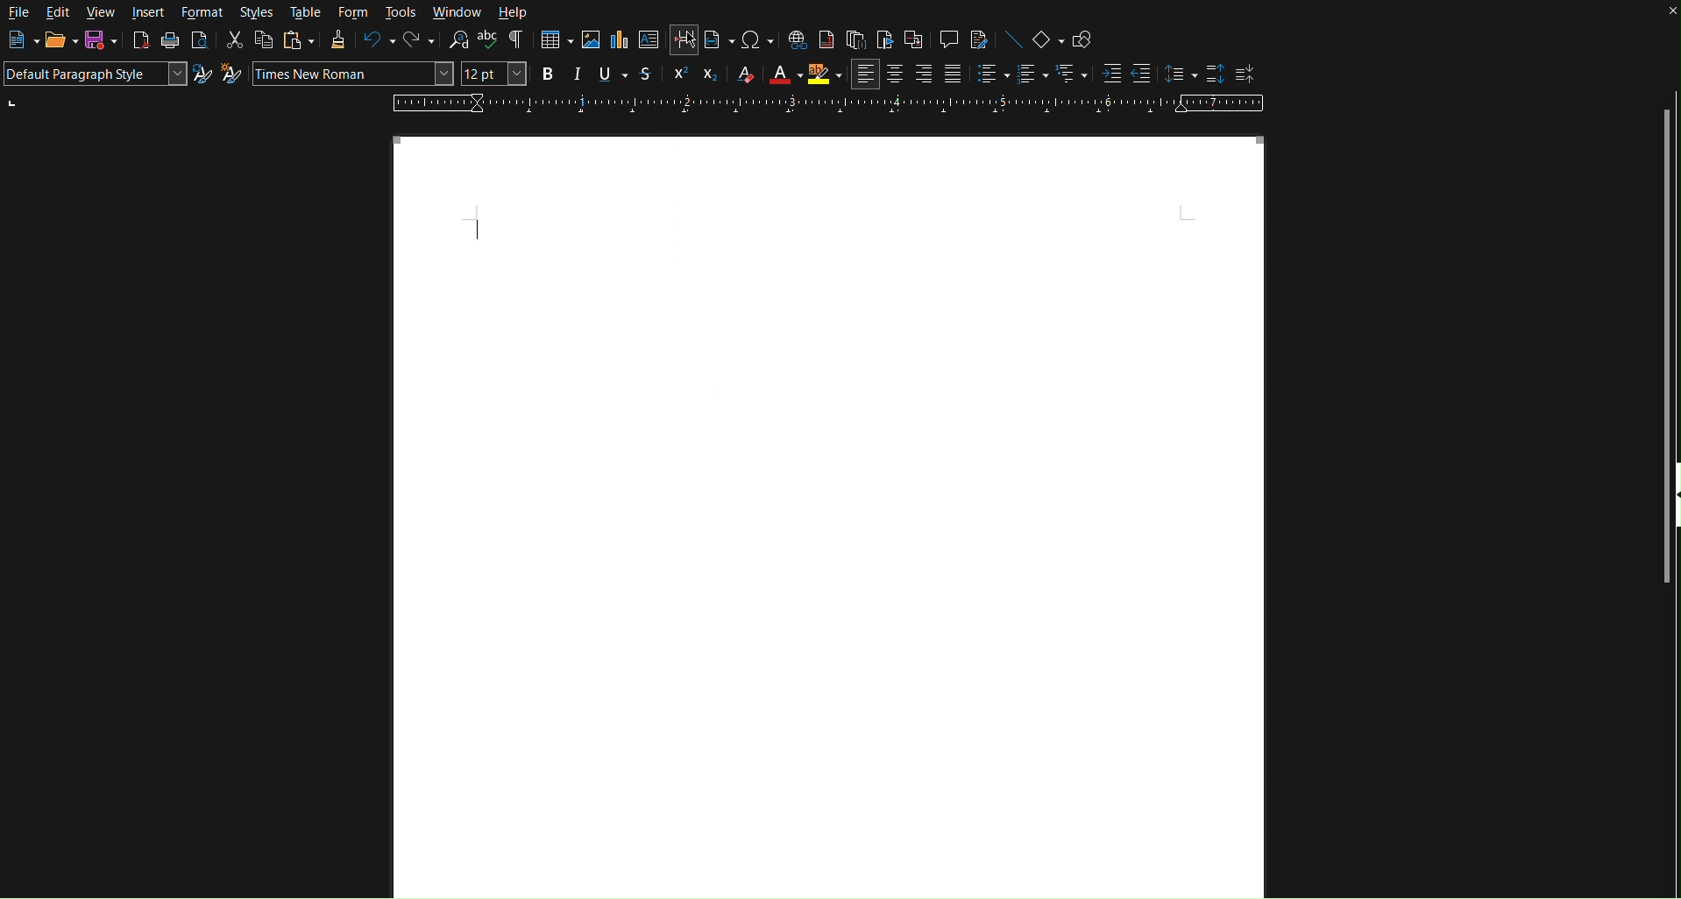  I want to click on Default Paragraph Style, so click(95, 75).